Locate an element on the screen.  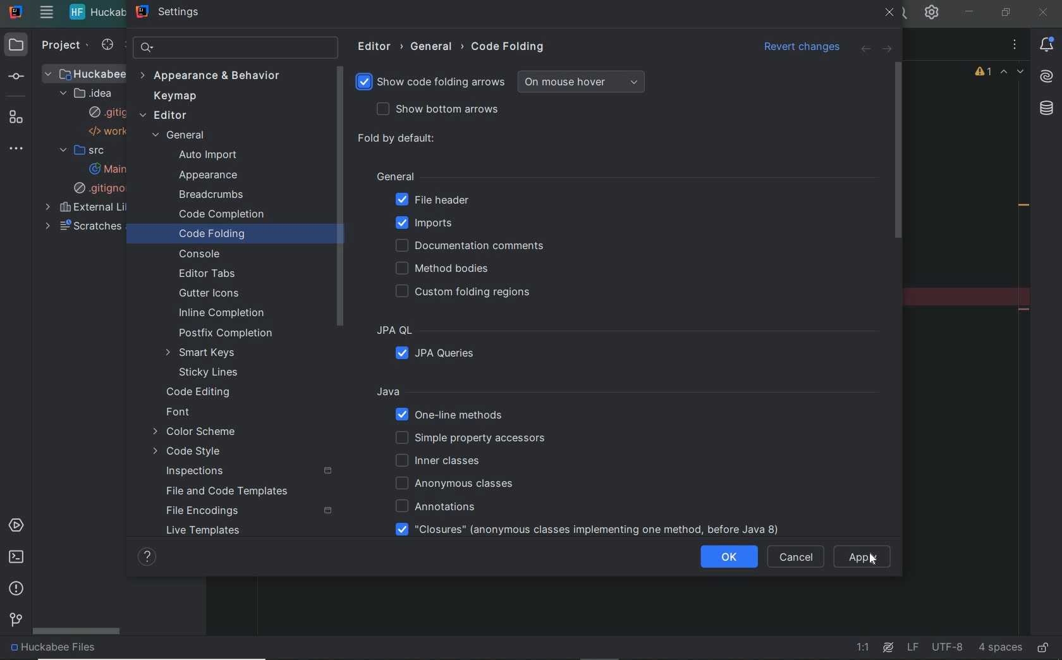
anonymous classes is located at coordinates (451, 483).